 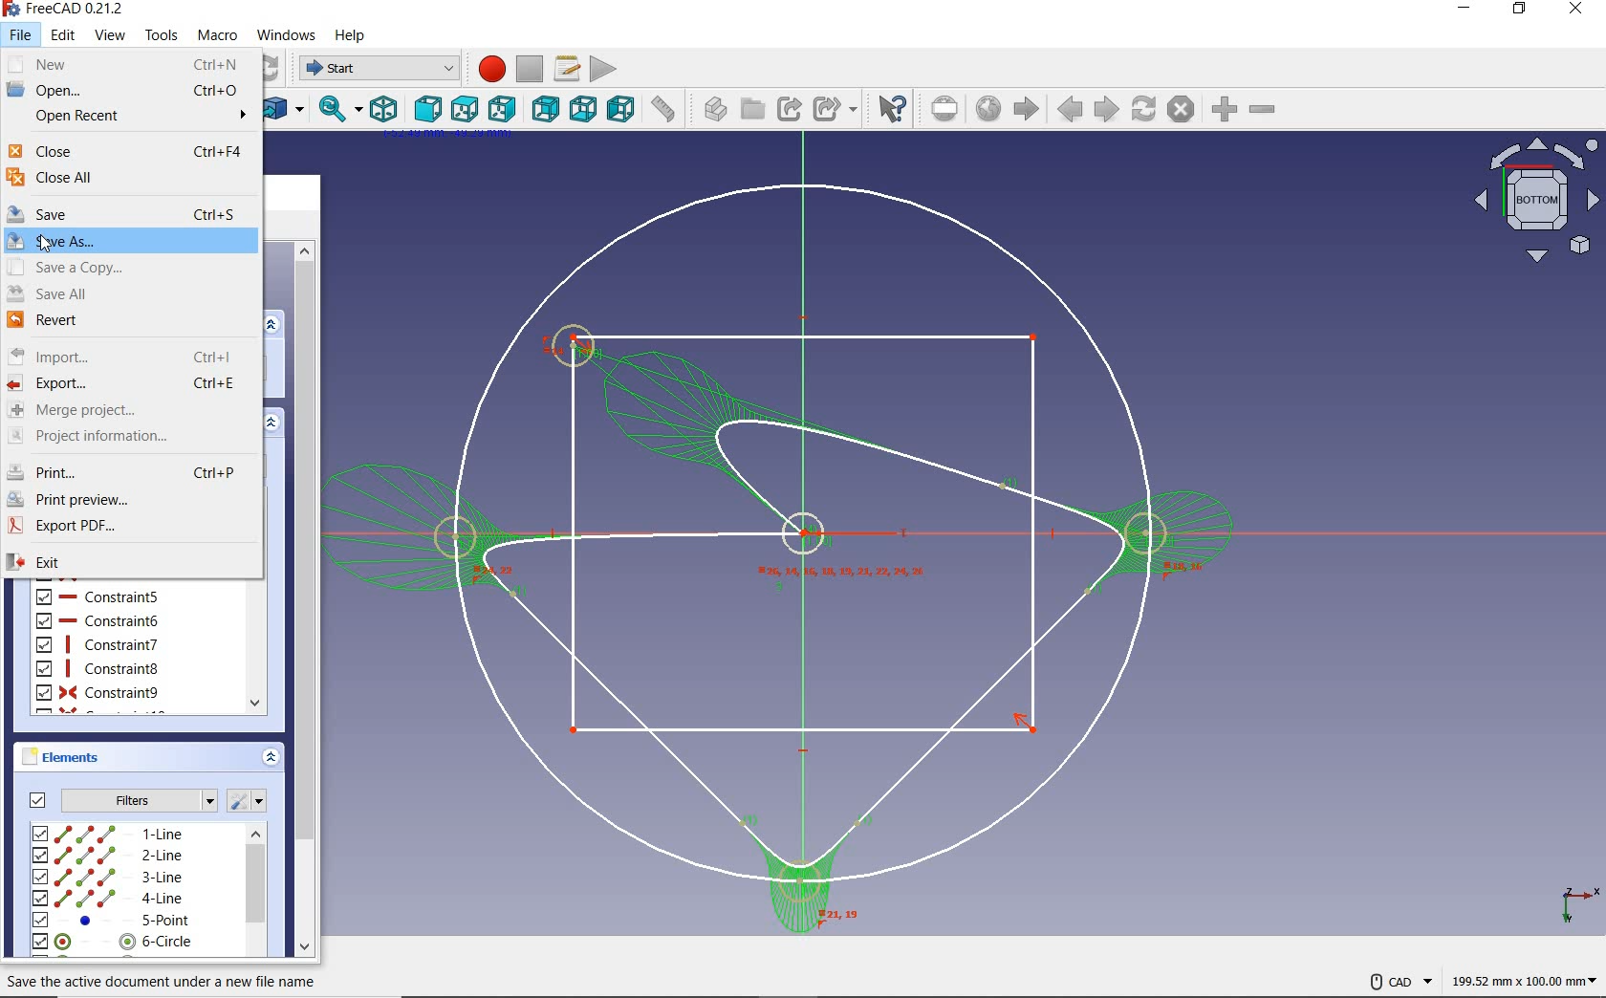 I want to click on measure distance, so click(x=665, y=111).